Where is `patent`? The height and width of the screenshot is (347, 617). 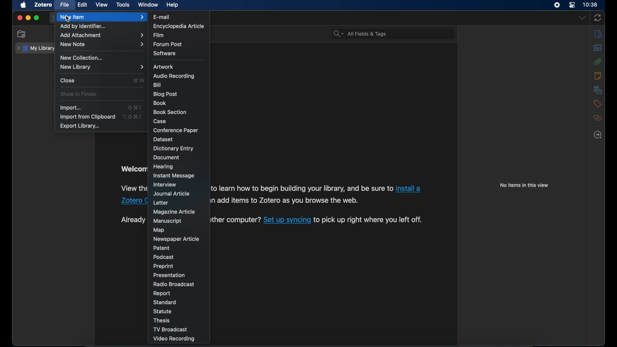
patent is located at coordinates (162, 248).